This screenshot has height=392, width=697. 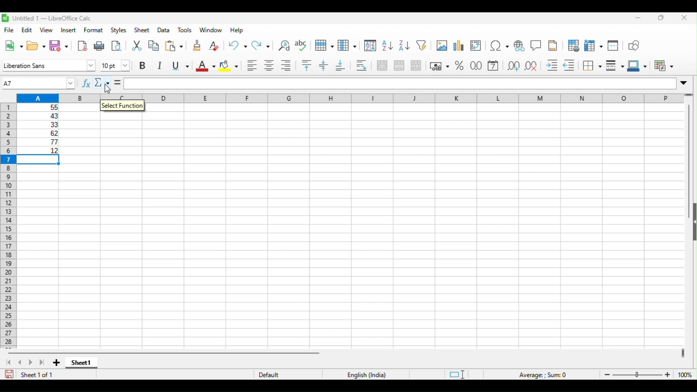 What do you see at coordinates (400, 83) in the screenshot?
I see `formula` at bounding box center [400, 83].